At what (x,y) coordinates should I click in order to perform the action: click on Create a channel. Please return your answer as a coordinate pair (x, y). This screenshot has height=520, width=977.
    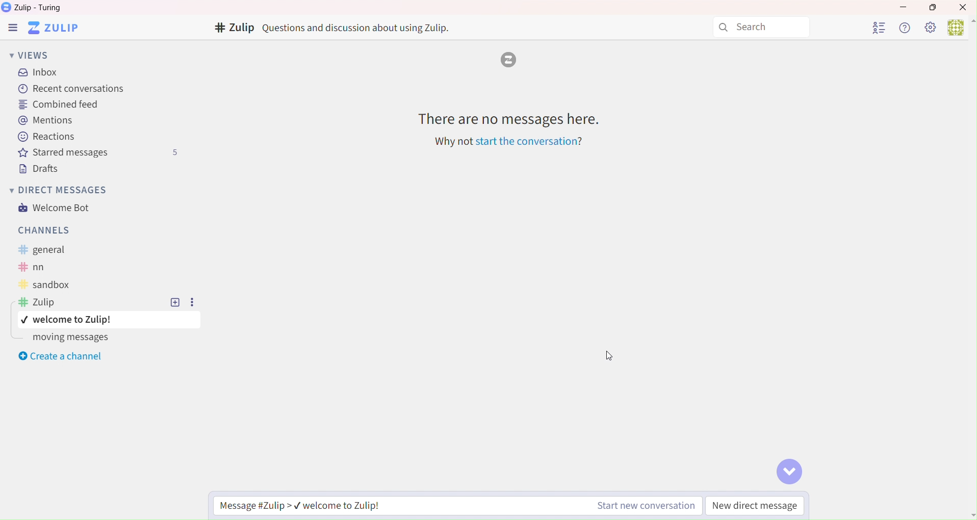
    Looking at the image, I should click on (59, 354).